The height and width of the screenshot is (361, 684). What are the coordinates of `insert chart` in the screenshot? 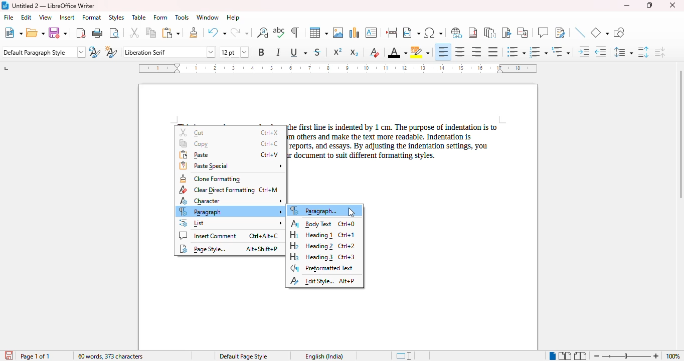 It's located at (355, 32).